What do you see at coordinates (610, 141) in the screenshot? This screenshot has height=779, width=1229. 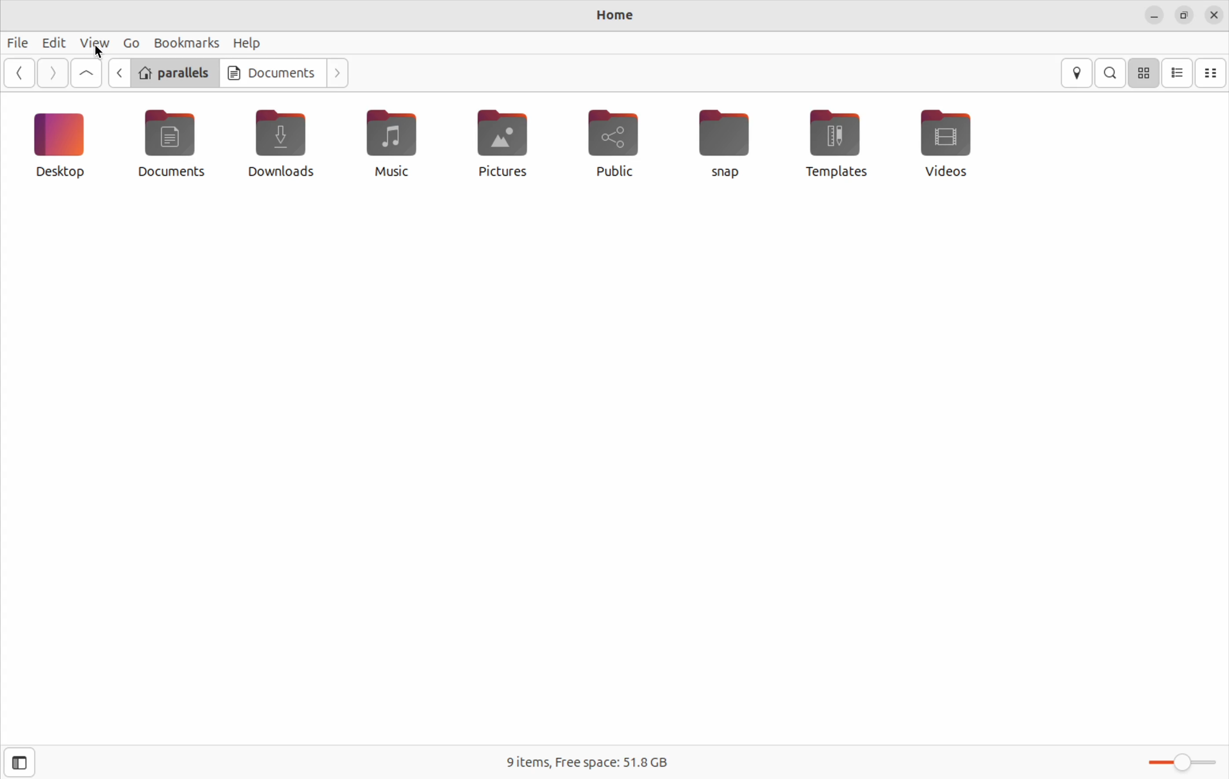 I see `public` at bounding box center [610, 141].